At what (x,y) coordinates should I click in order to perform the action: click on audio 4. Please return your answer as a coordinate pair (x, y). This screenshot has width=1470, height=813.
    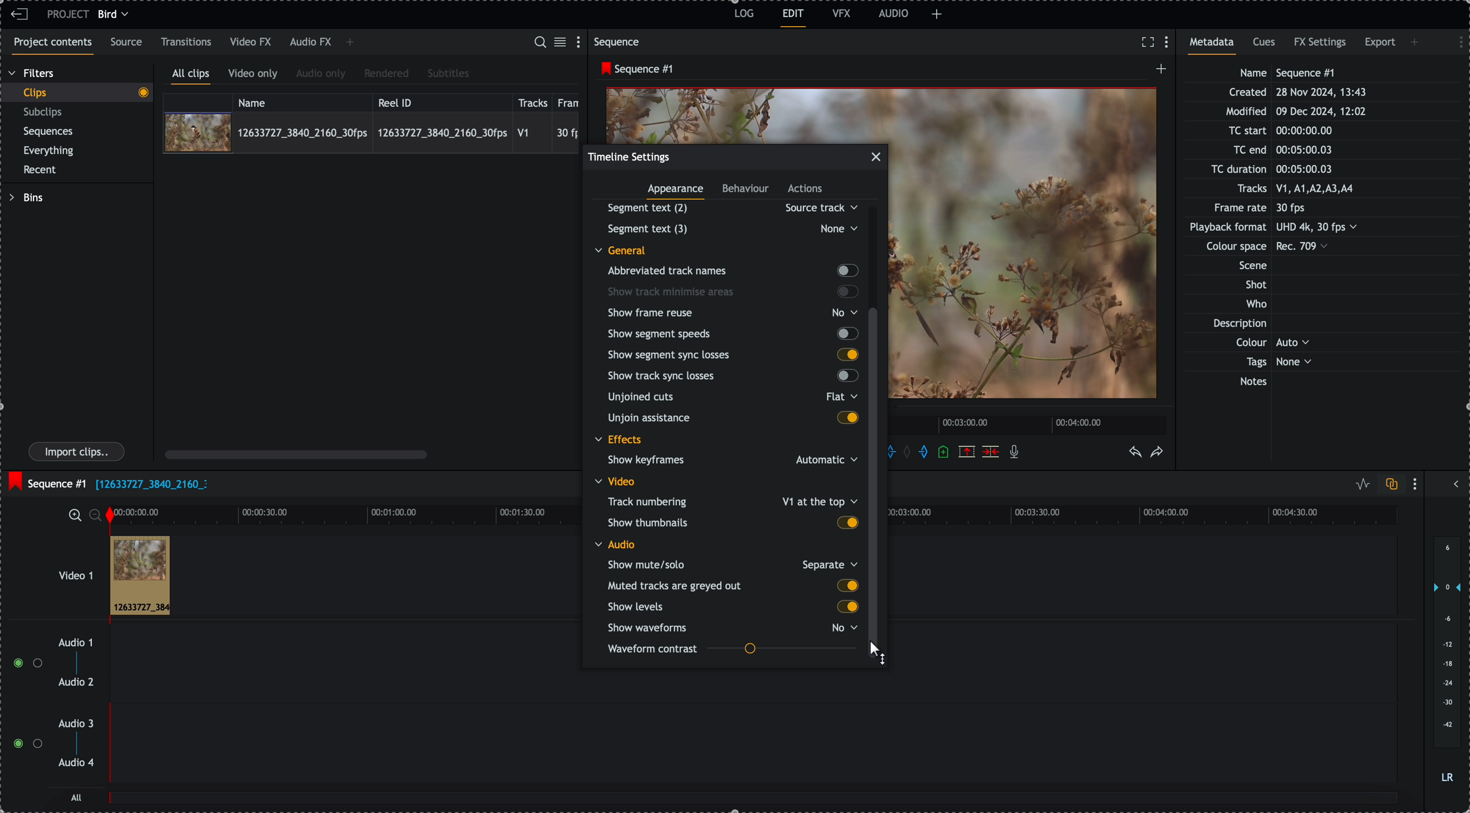
    Looking at the image, I should click on (75, 763).